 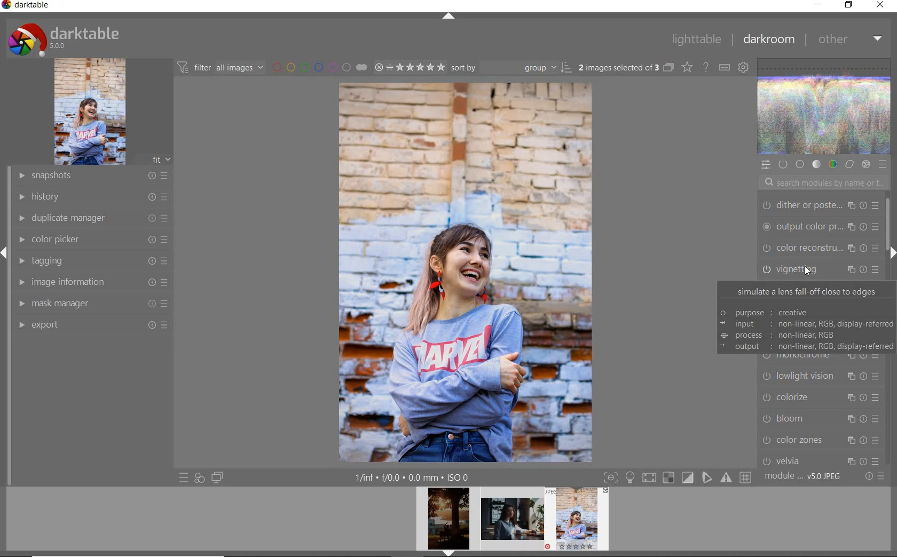 What do you see at coordinates (821, 184) in the screenshot?
I see `search modules` at bounding box center [821, 184].